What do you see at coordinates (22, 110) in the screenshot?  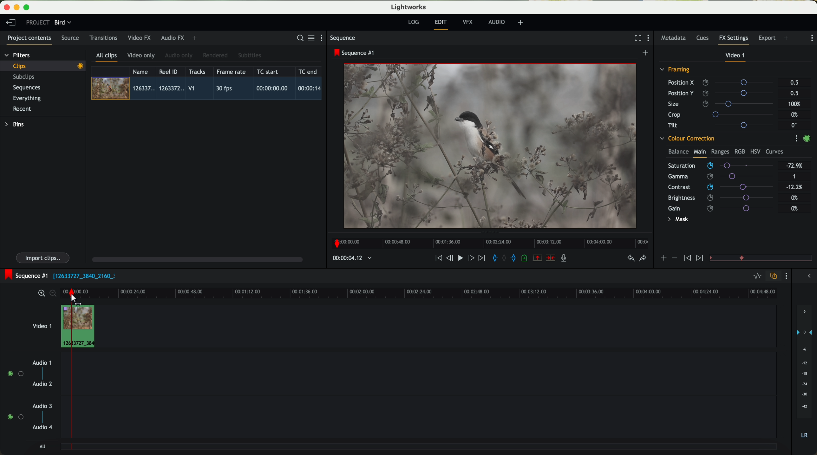 I see `recent` at bounding box center [22, 110].